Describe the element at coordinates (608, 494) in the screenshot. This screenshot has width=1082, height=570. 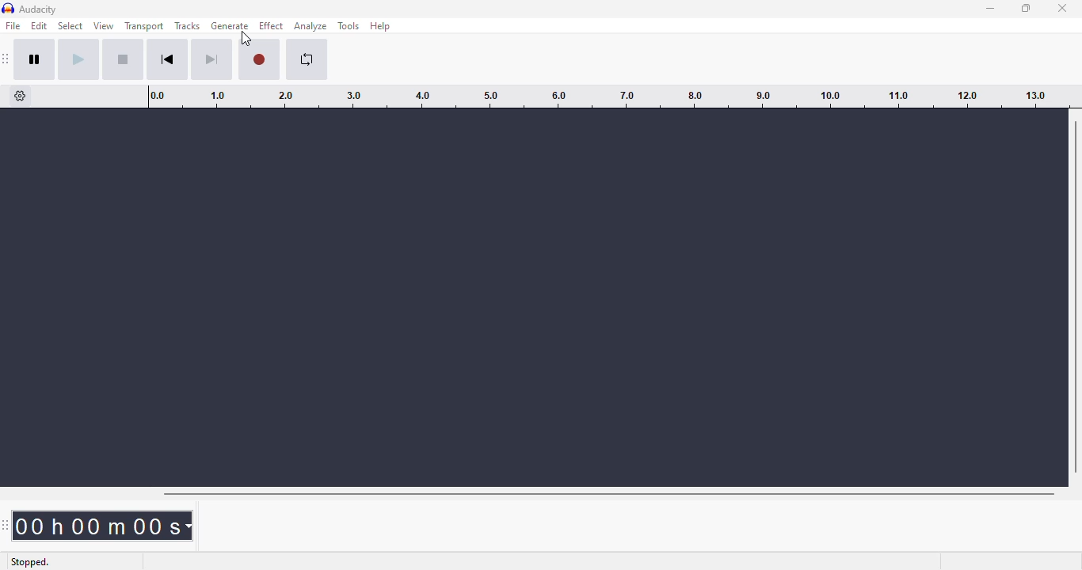
I see `horizontal scroll bar` at that location.